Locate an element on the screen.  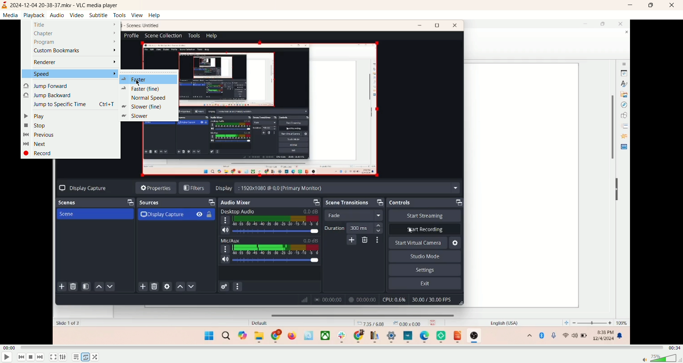
progress bar is located at coordinates (343, 348).